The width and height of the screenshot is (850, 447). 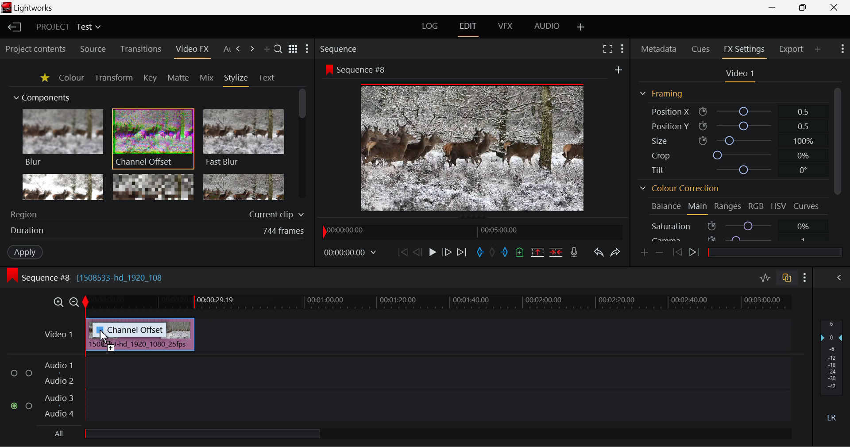 What do you see at coordinates (239, 49) in the screenshot?
I see `Next Tab` at bounding box center [239, 49].